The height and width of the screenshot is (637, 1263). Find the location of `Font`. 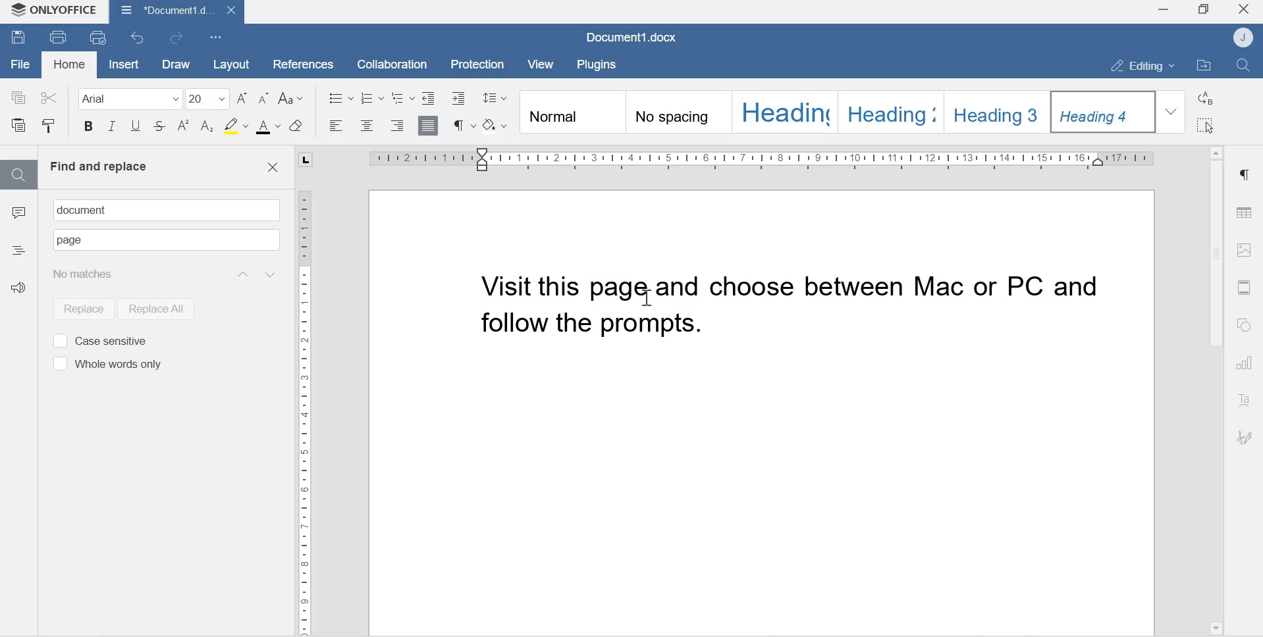

Font is located at coordinates (126, 98).